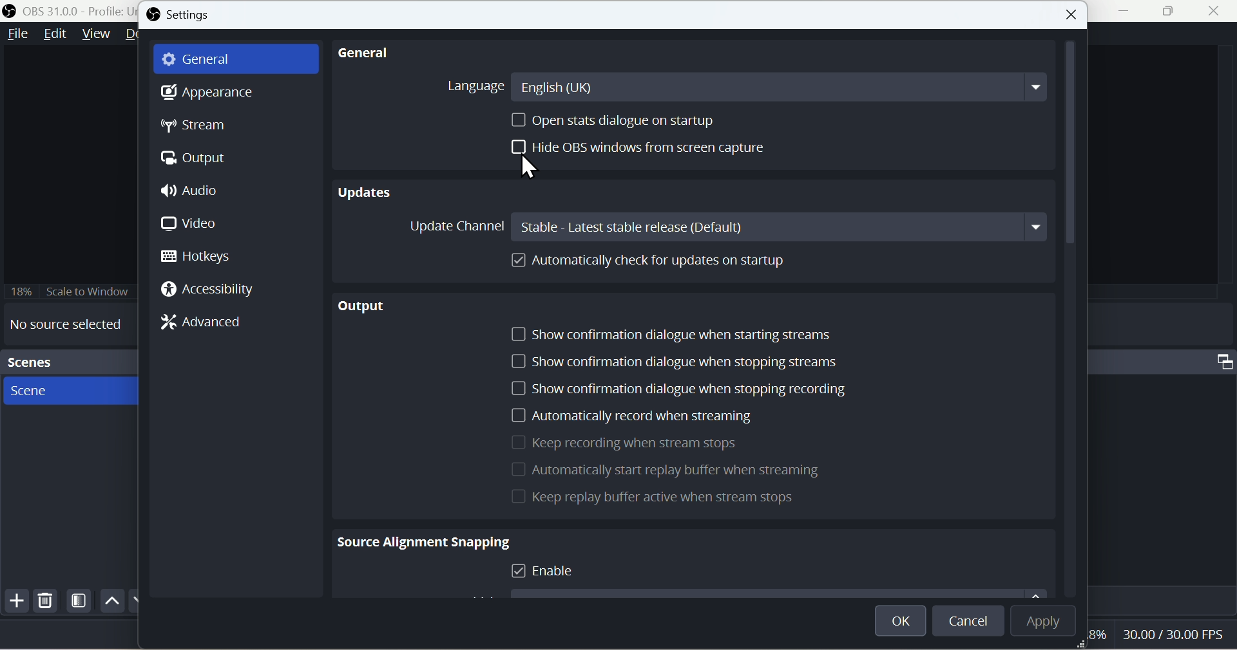 The height and width of the screenshot is (650, 1237). What do you see at coordinates (358, 306) in the screenshot?
I see `output` at bounding box center [358, 306].